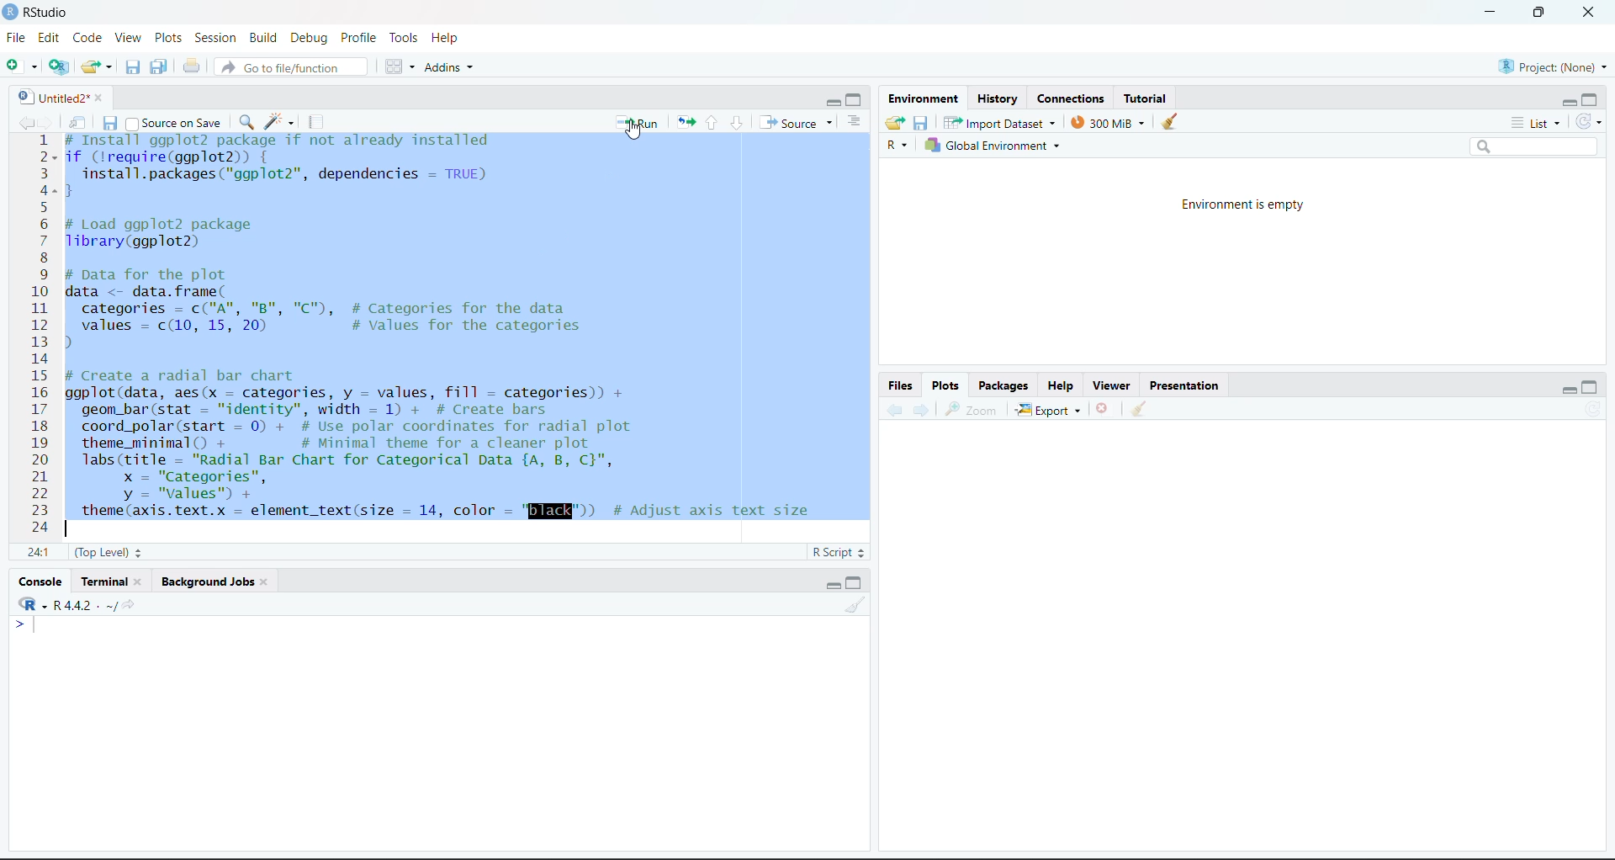 Image resolution: width=1615 pixels, height=860 pixels. Describe the element at coordinates (1175, 122) in the screenshot. I see `clear history` at that location.